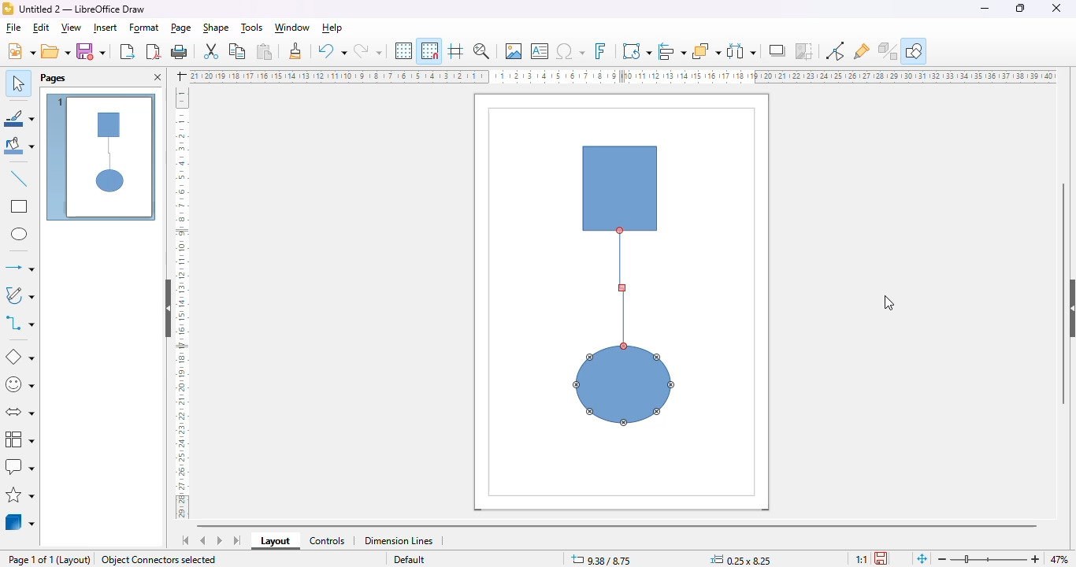 The width and height of the screenshot is (1076, 567). What do you see at coordinates (834, 51) in the screenshot?
I see `show gluepoint functions` at bounding box center [834, 51].